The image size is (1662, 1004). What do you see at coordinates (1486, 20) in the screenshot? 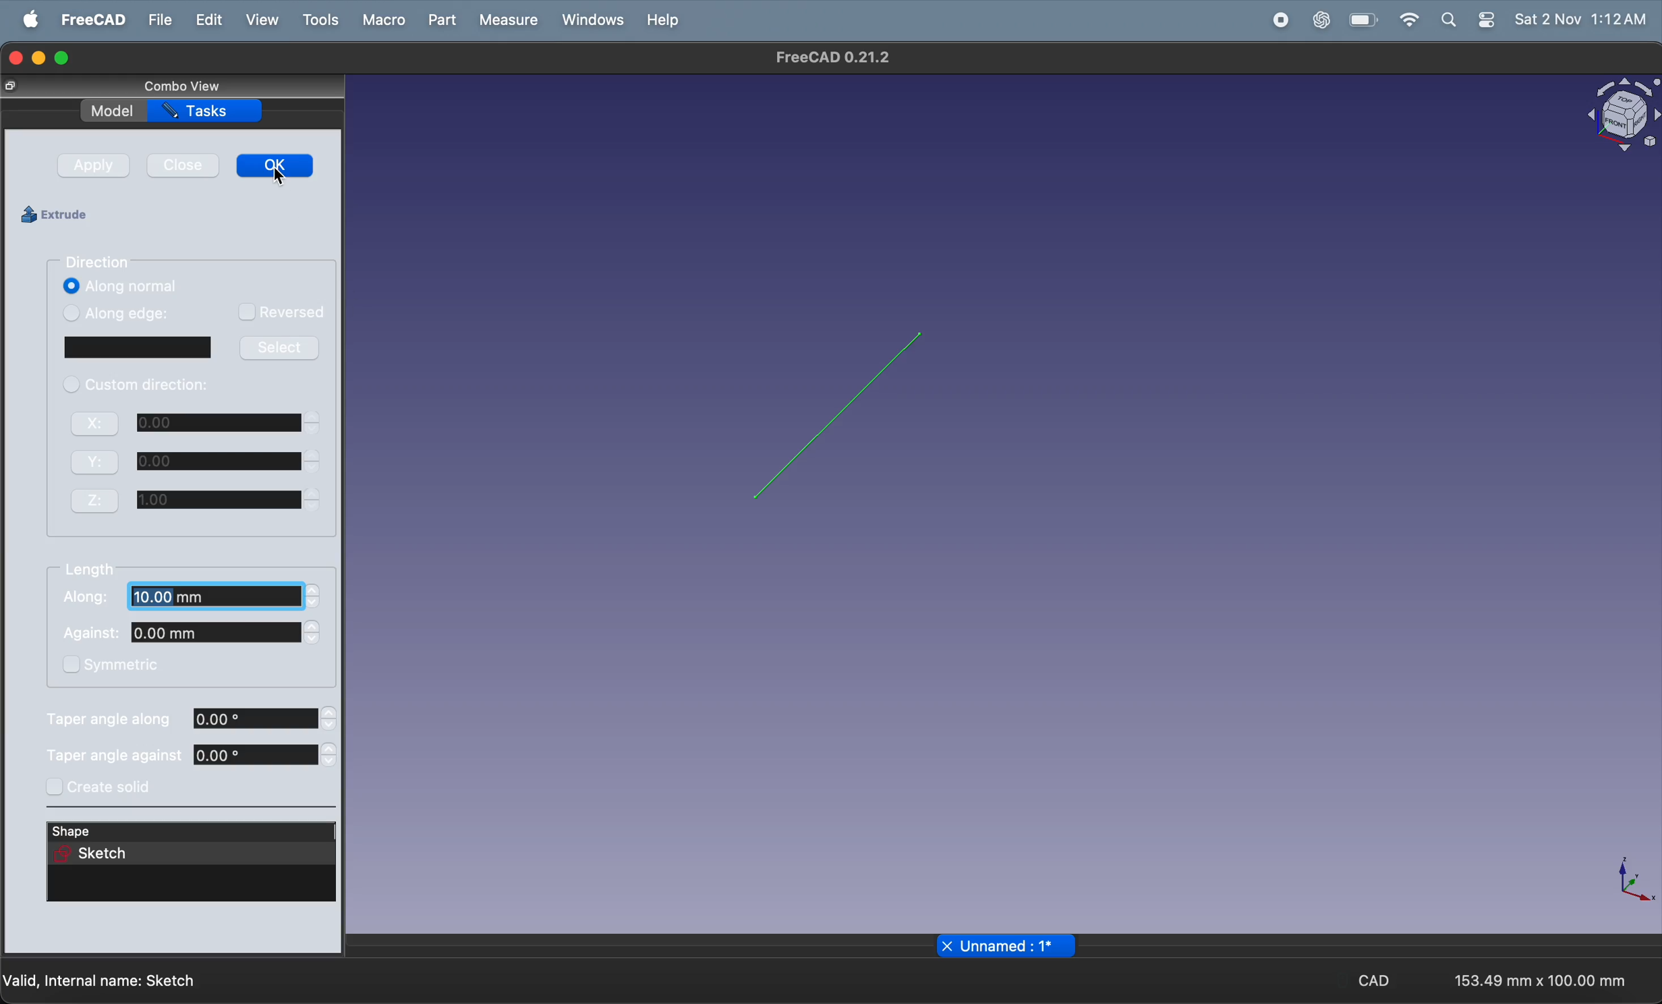
I see `settings` at bounding box center [1486, 20].